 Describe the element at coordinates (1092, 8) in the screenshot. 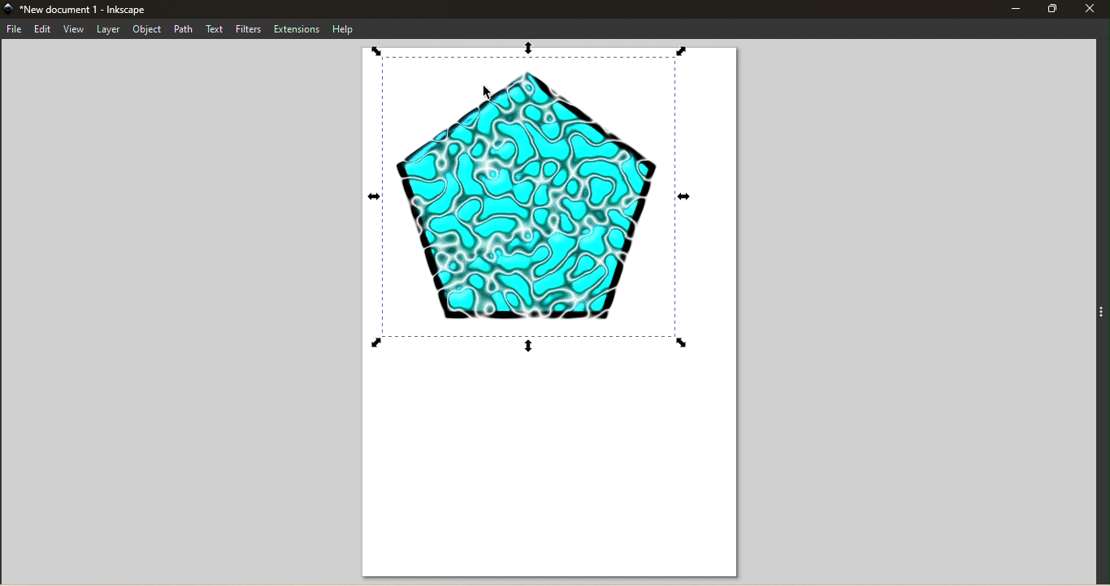

I see `Close` at that location.